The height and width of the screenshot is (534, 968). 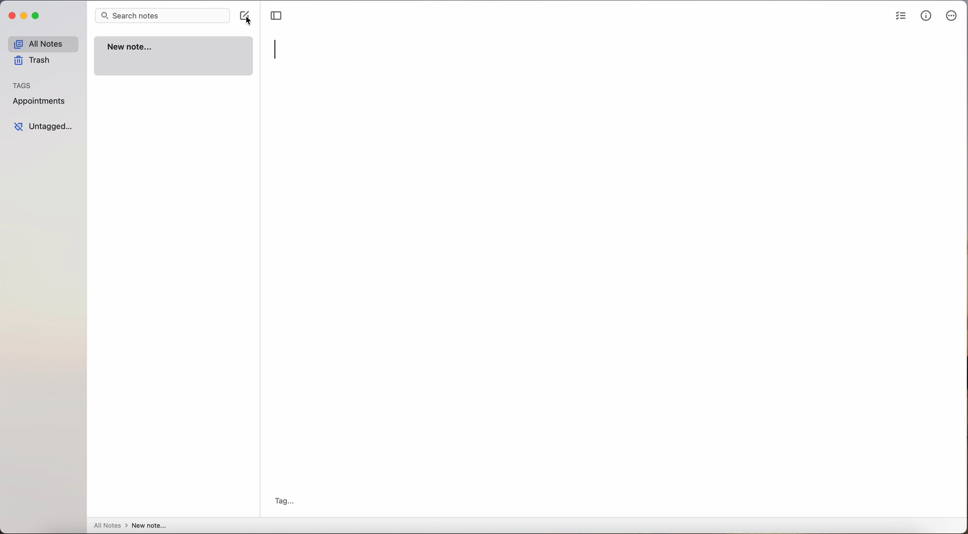 I want to click on tags, so click(x=24, y=85).